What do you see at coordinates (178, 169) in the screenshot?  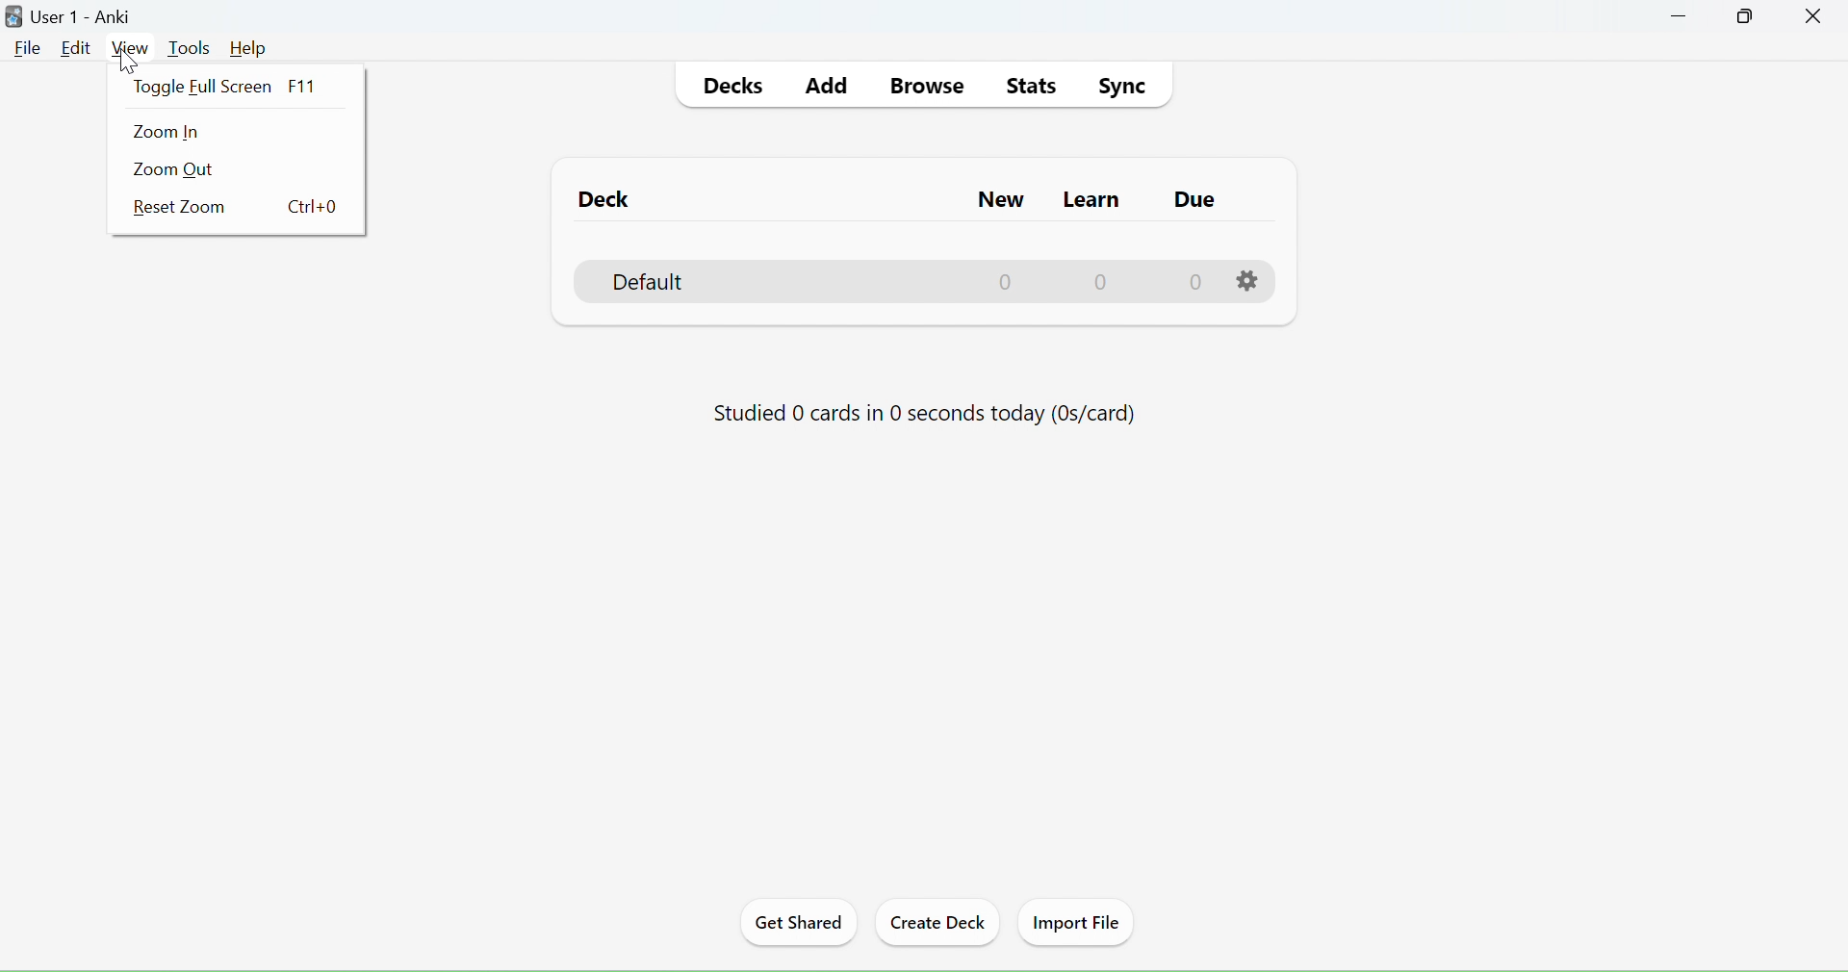 I see `zoom out` at bounding box center [178, 169].